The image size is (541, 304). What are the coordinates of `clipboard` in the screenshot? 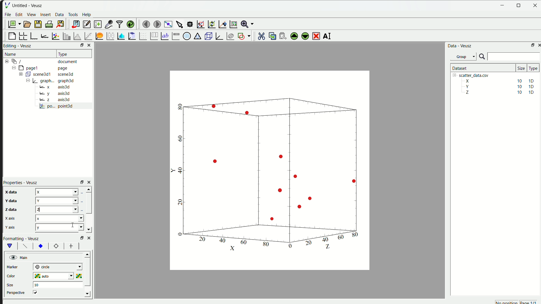 It's located at (131, 36).